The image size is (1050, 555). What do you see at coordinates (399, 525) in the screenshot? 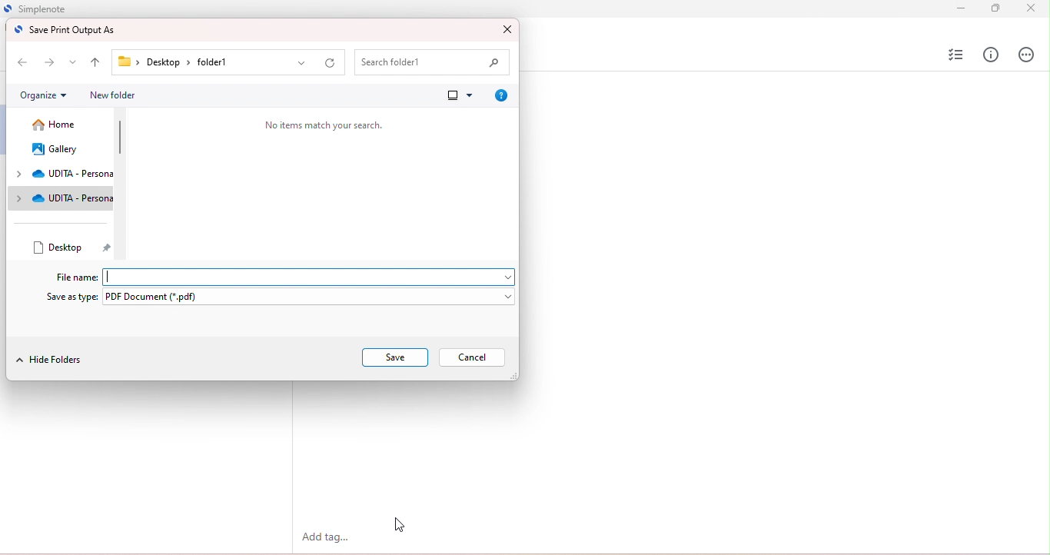
I see `cursor movement` at bounding box center [399, 525].